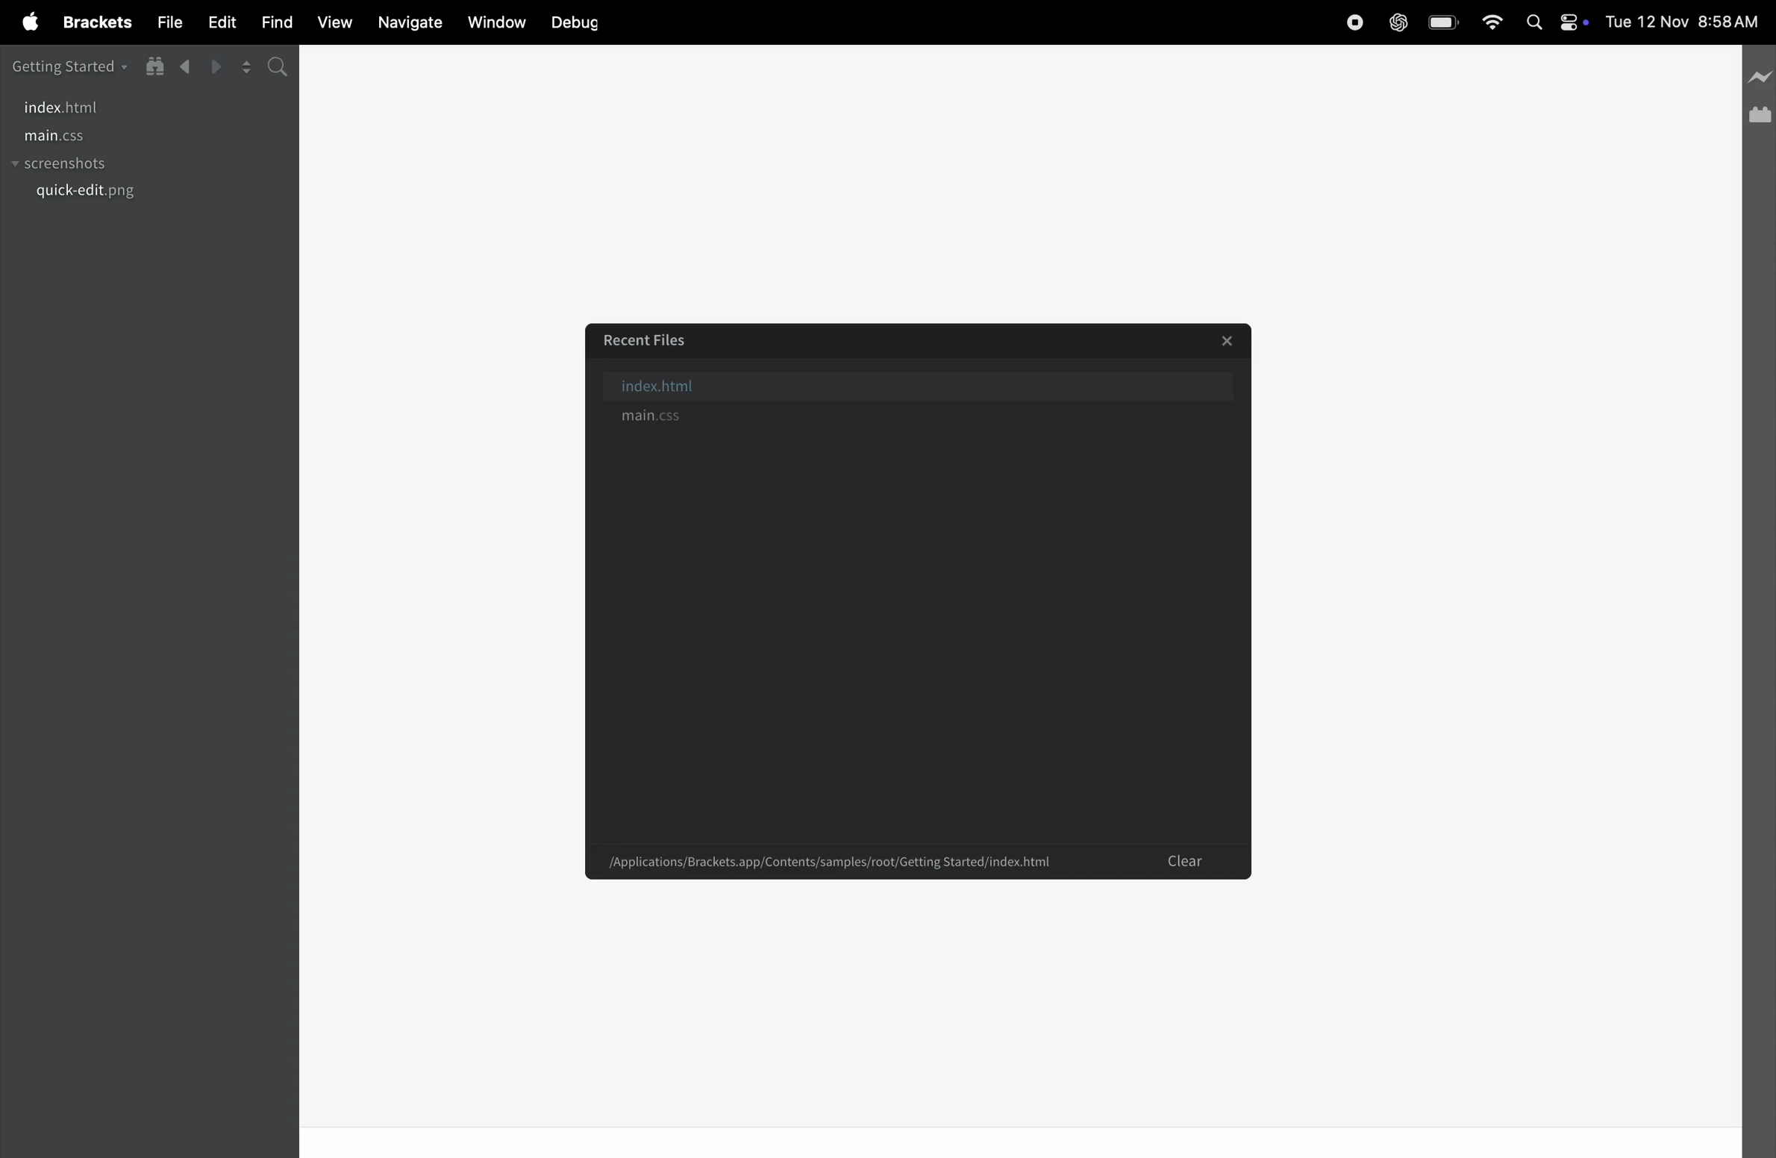 The height and width of the screenshot is (1158, 1776). Describe the element at coordinates (186, 67) in the screenshot. I see `backward` at that location.